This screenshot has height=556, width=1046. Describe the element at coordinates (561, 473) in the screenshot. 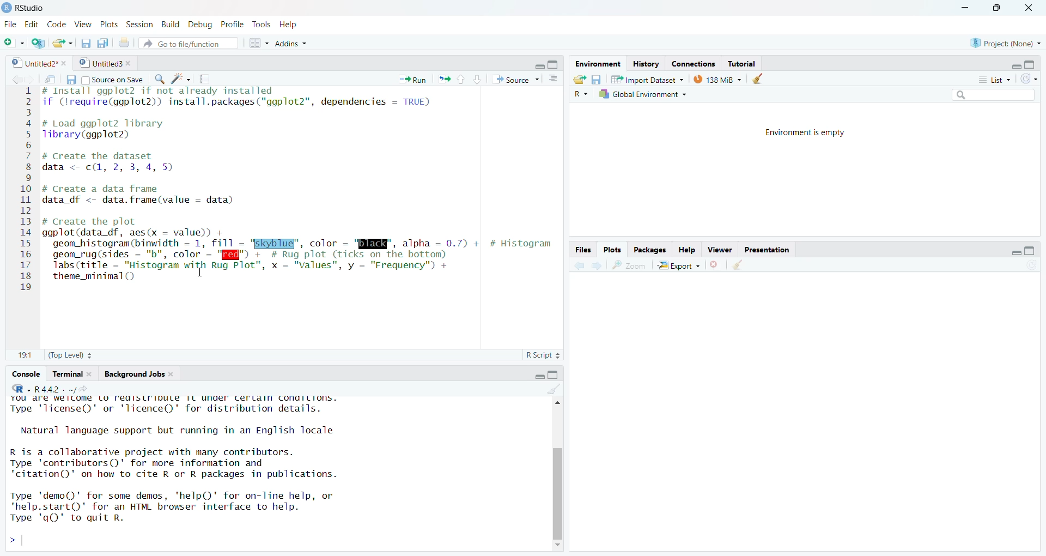

I see `Scroll bar` at that location.